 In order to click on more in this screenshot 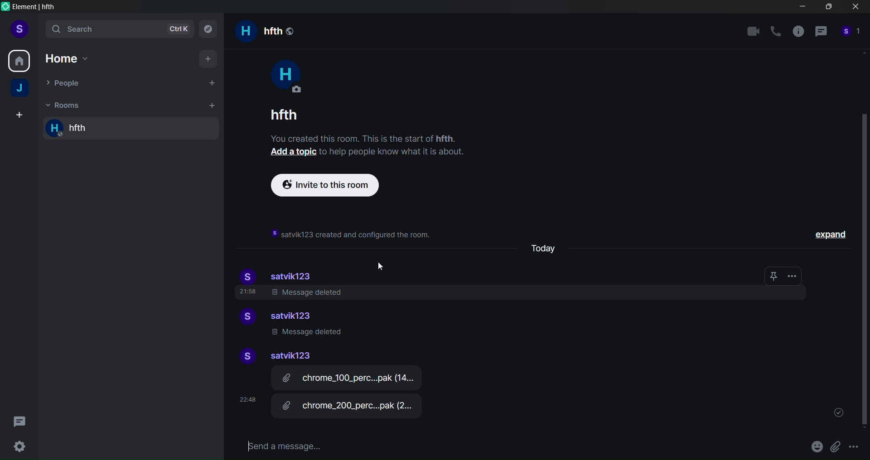, I will do `click(796, 276)`.